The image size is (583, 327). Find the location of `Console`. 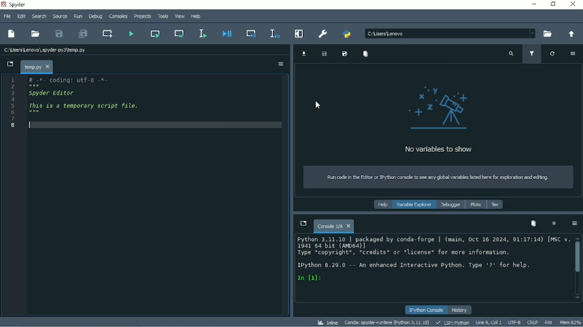

Console is located at coordinates (431, 260).